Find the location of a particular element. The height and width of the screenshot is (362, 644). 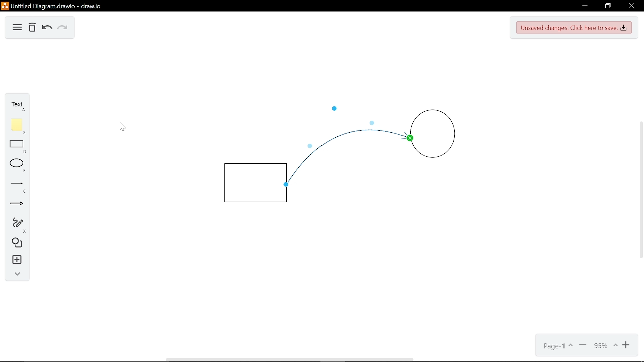

Flote is located at coordinates (15, 126).